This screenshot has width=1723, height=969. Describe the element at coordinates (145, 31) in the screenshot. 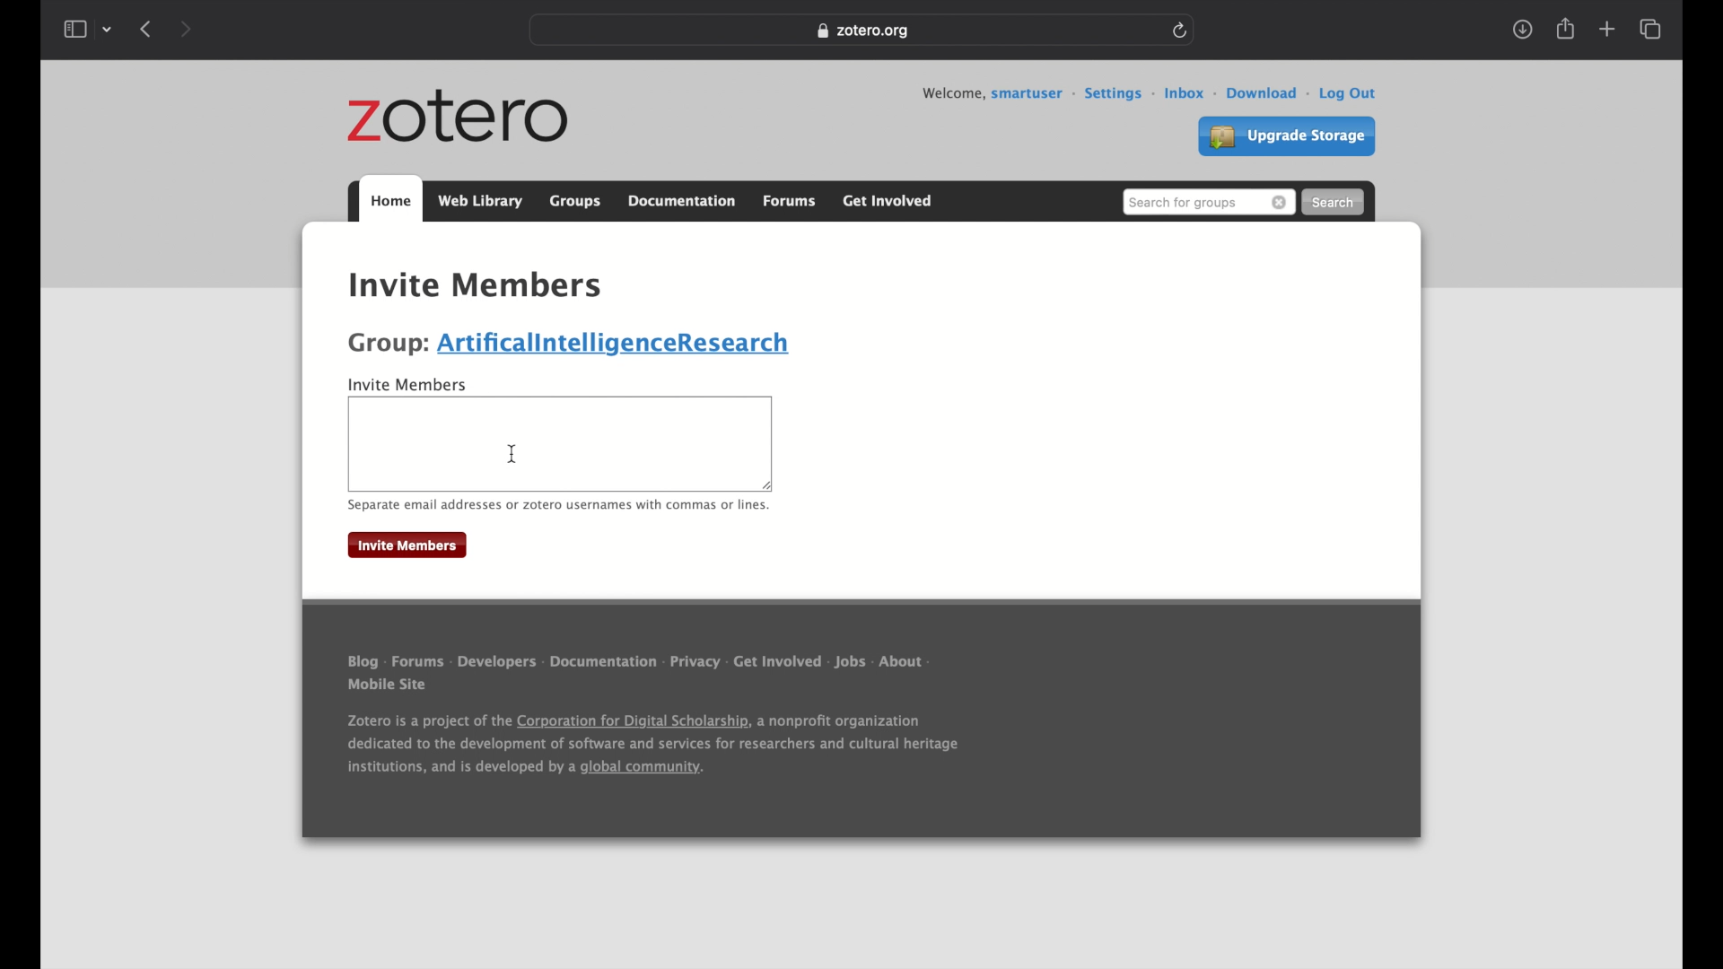

I see `previous` at that location.